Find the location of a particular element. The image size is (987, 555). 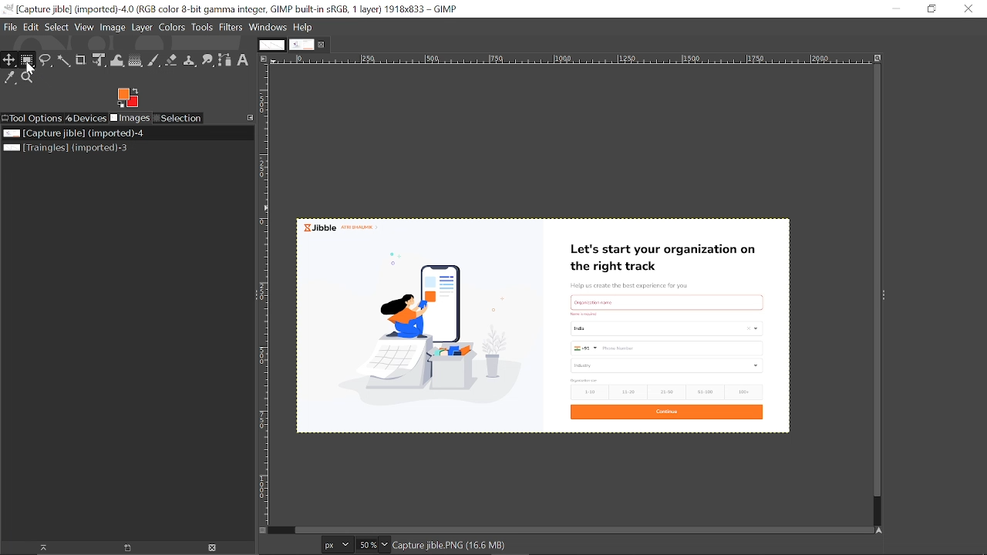

The active foreground color is located at coordinates (127, 98).